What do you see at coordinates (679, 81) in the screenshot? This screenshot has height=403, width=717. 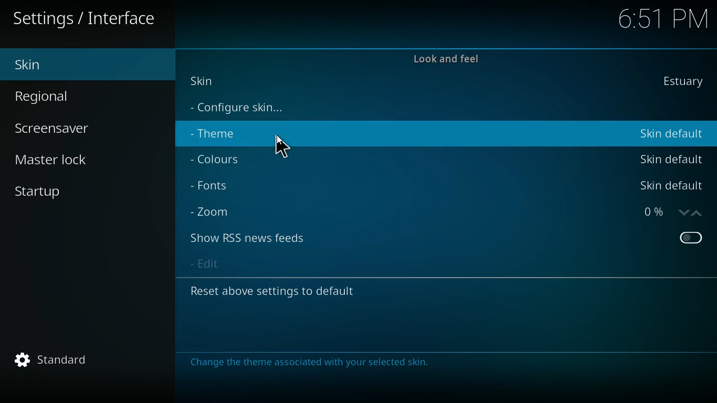 I see `estuary` at bounding box center [679, 81].